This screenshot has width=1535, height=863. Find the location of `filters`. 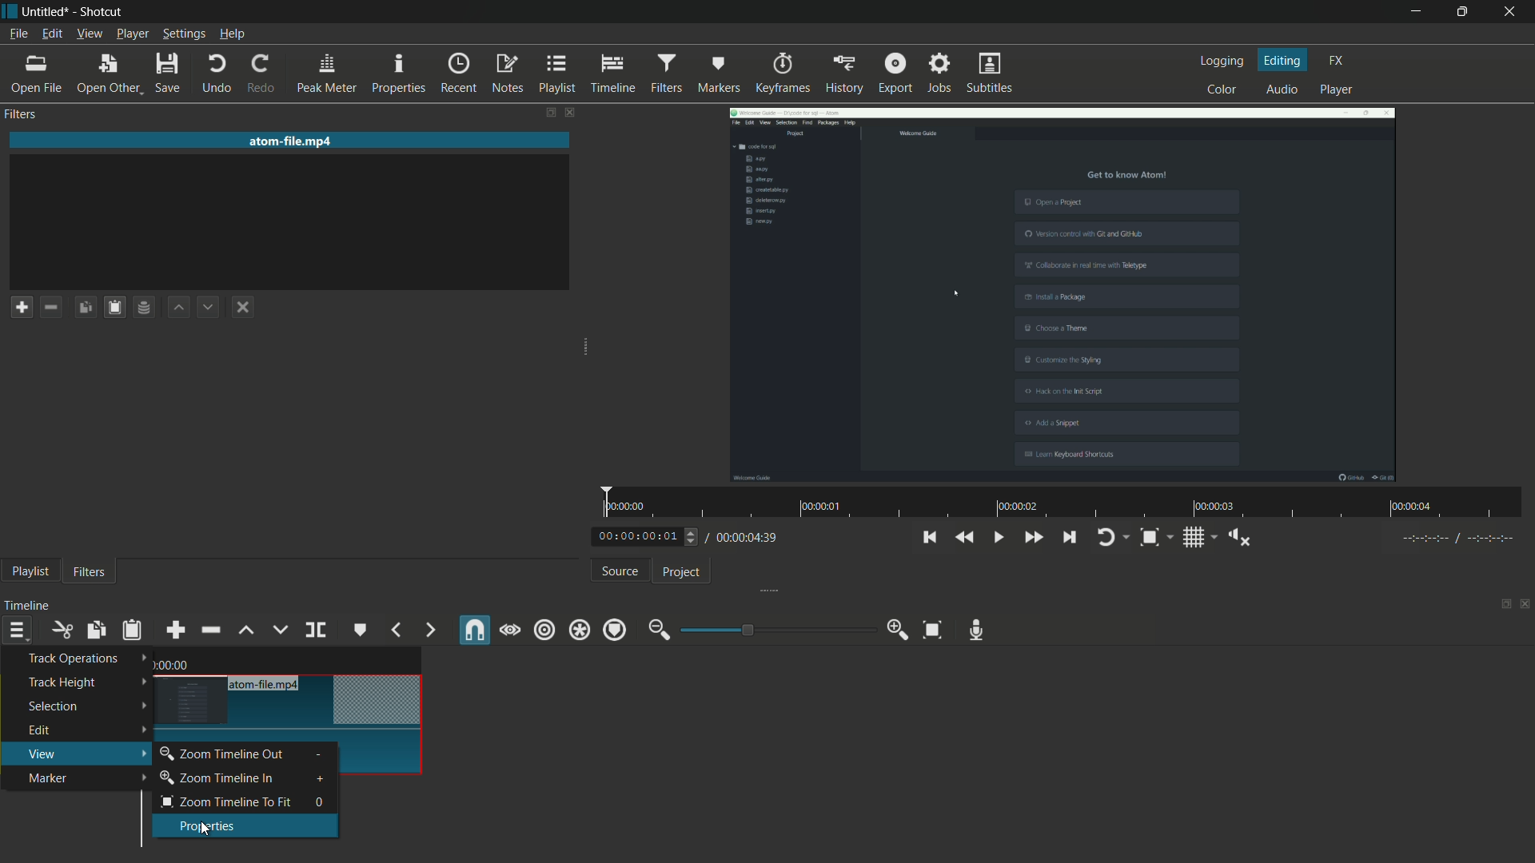

filters is located at coordinates (90, 571).